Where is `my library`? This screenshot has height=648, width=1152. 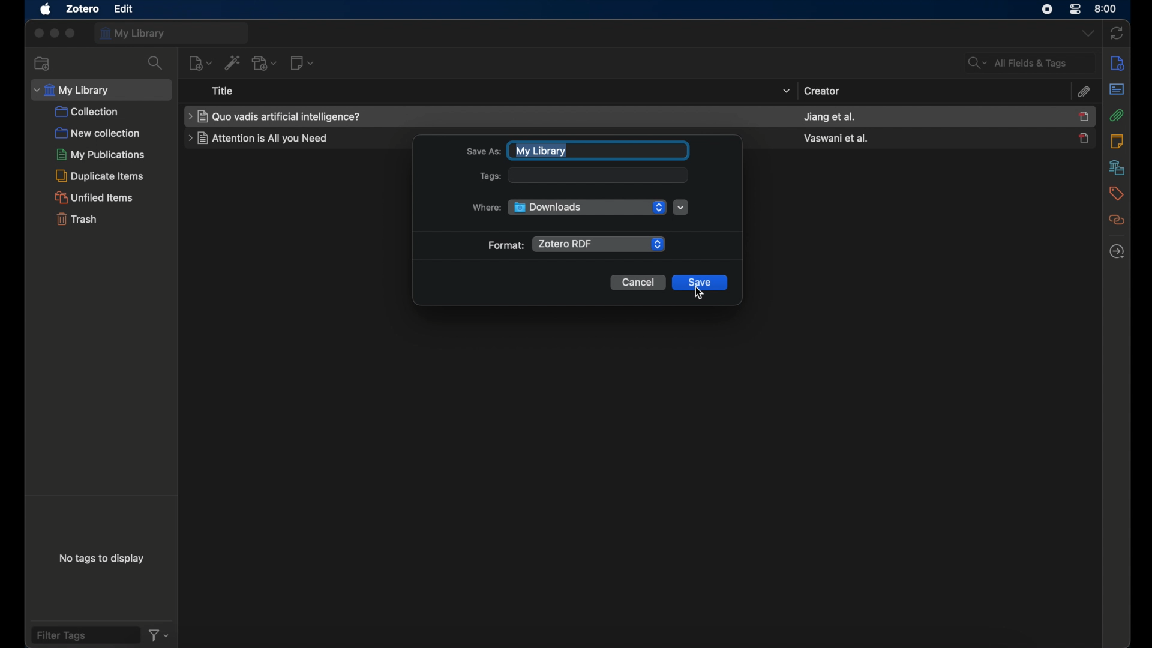
my library is located at coordinates (540, 151).